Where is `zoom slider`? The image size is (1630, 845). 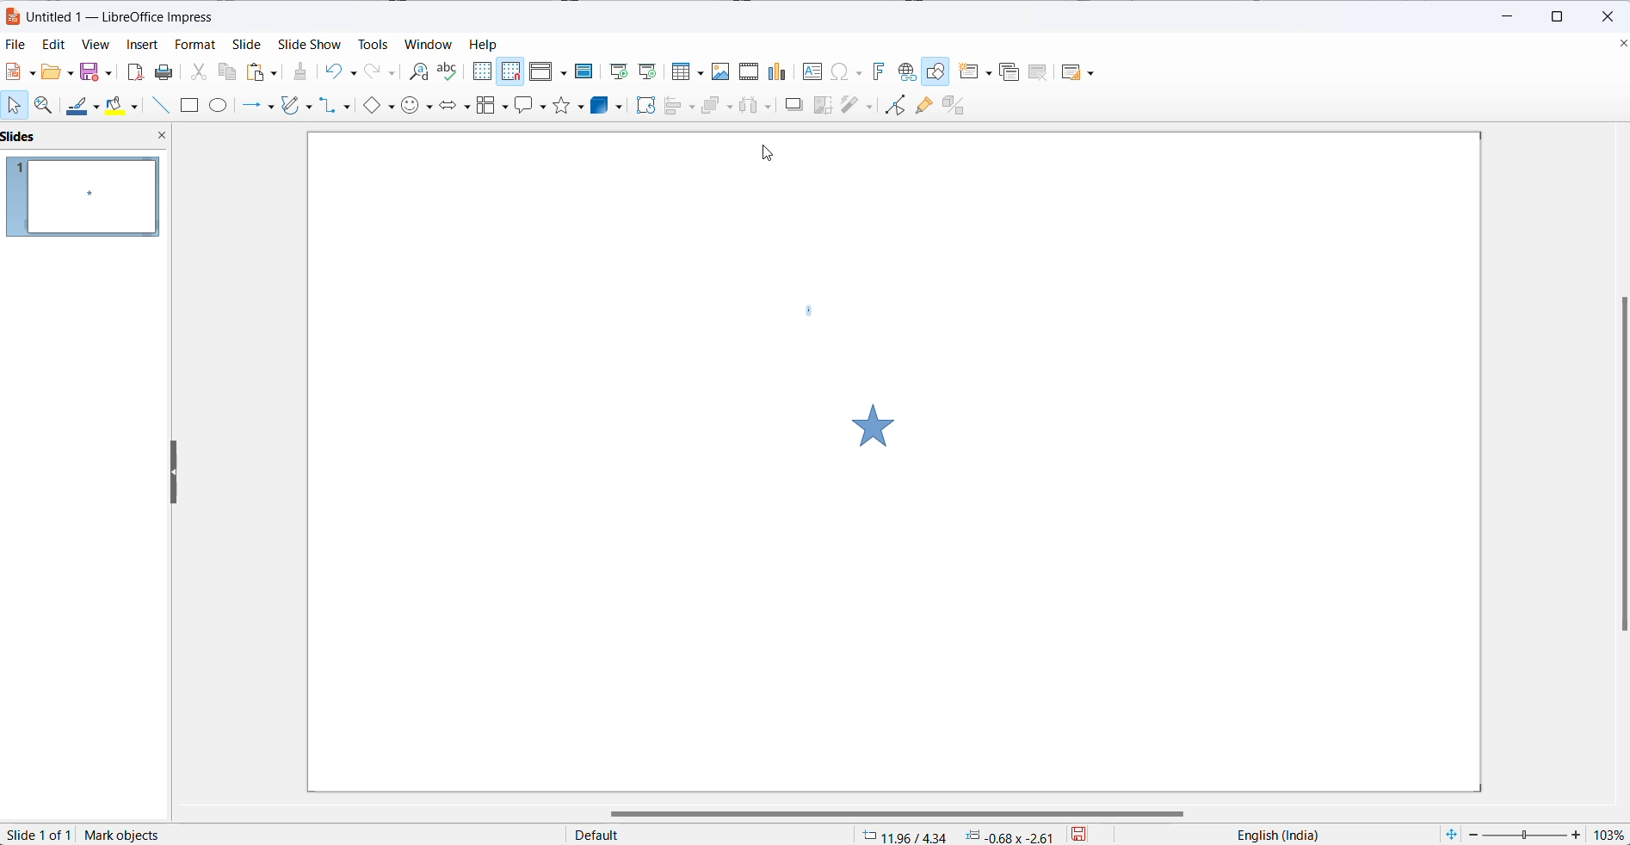 zoom slider is located at coordinates (1527, 834).